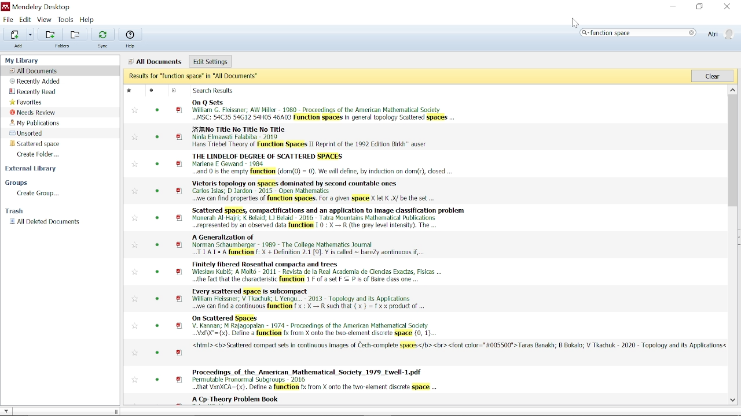 Image resolution: width=741 pixels, height=416 pixels. I want to click on Mendeley desktop, so click(41, 7).